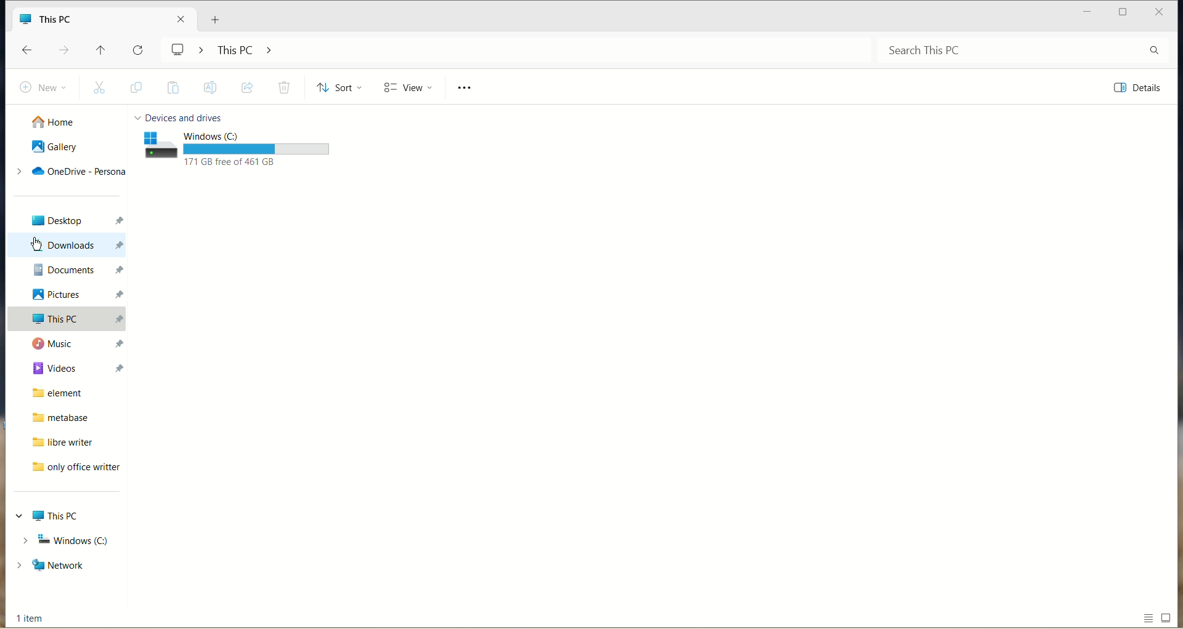 The image size is (1183, 629). What do you see at coordinates (137, 88) in the screenshot?
I see `copy` at bounding box center [137, 88].